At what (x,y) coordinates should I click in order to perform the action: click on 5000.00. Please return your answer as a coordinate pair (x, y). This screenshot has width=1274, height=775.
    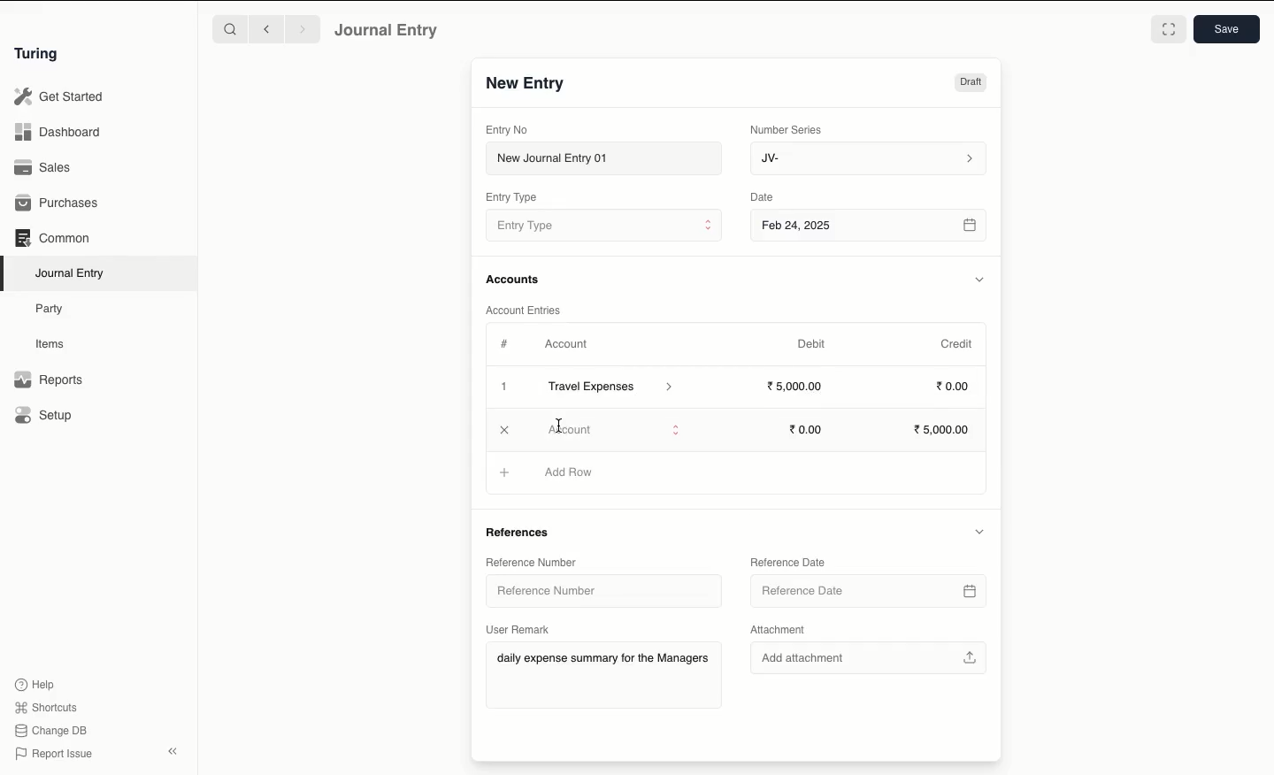
    Looking at the image, I should click on (796, 385).